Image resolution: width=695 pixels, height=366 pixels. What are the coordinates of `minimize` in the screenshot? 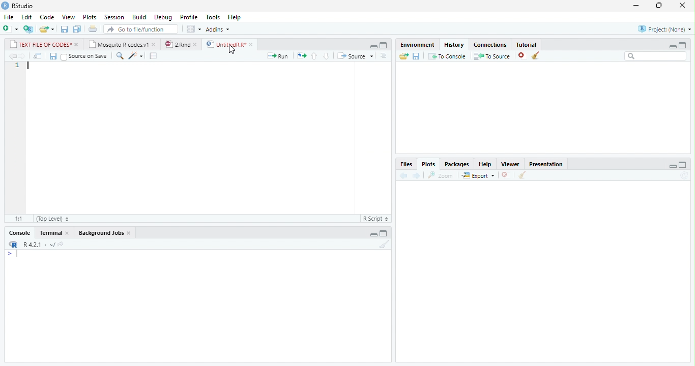 It's located at (672, 46).